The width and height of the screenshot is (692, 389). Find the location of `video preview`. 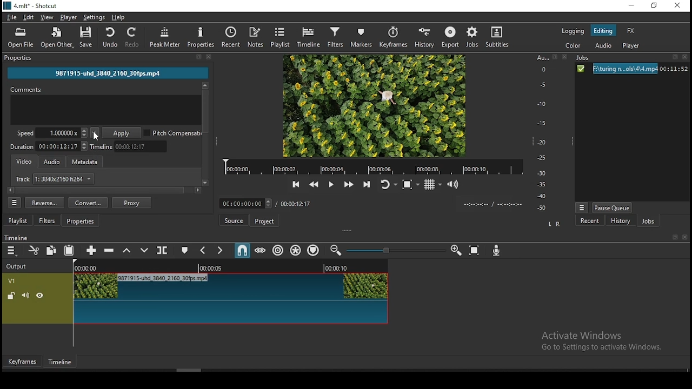

video preview is located at coordinates (373, 106).